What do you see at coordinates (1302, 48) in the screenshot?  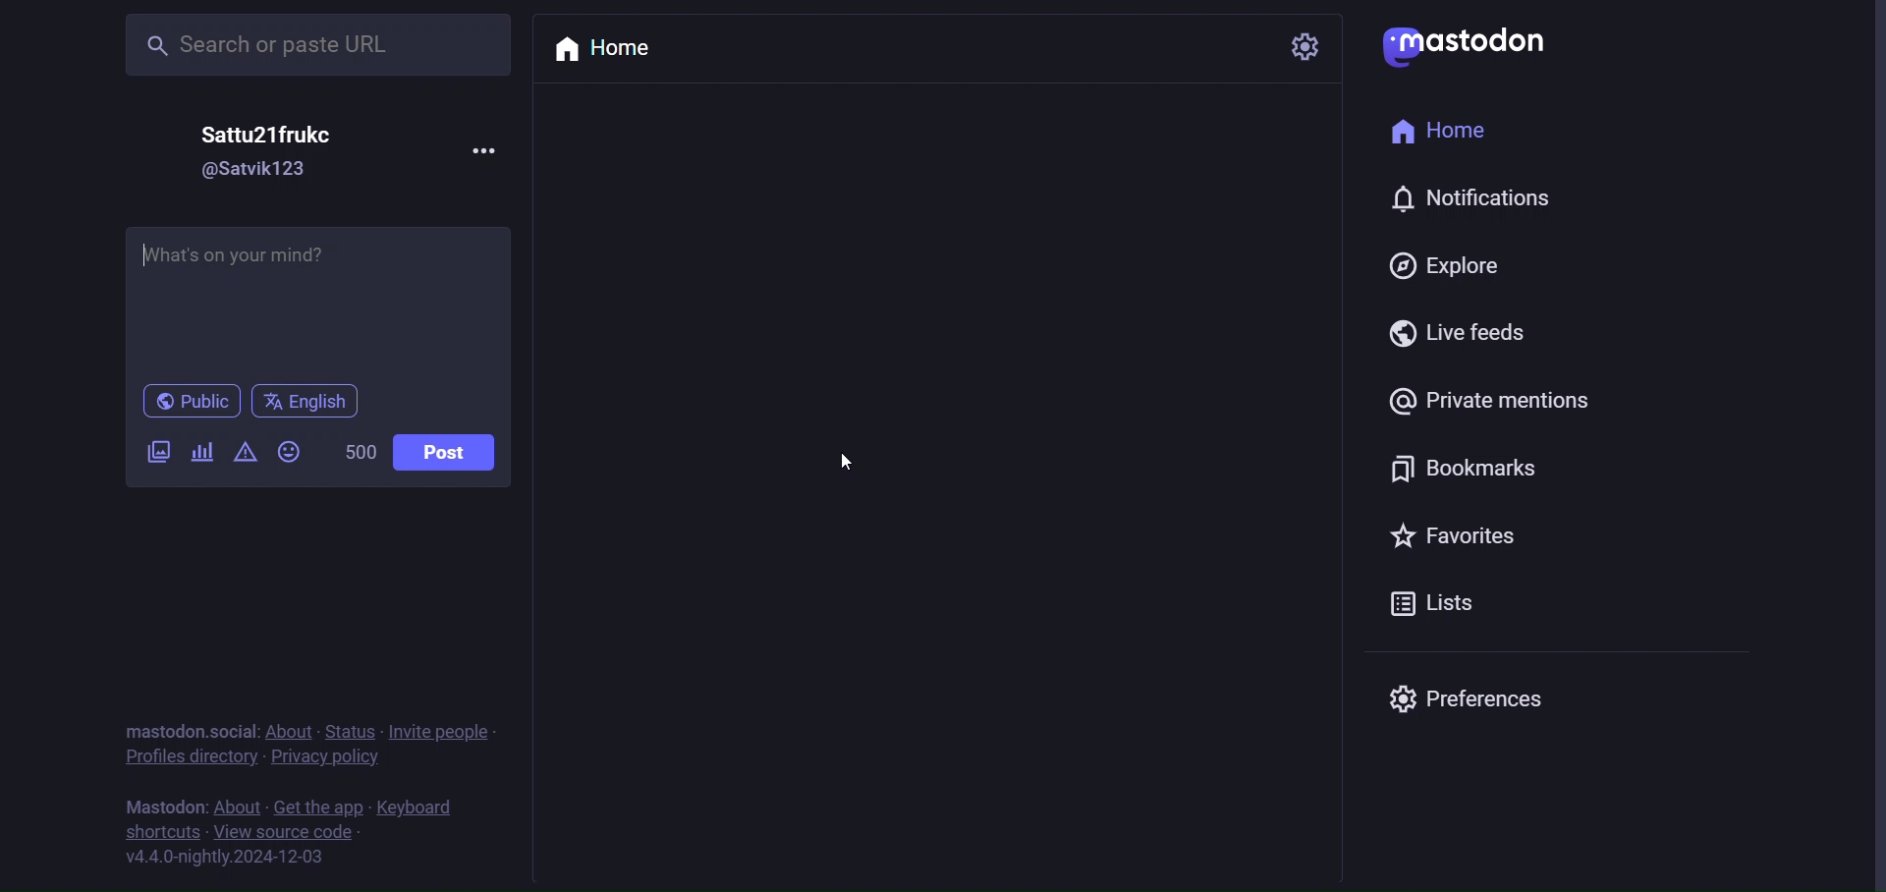 I see `setting` at bounding box center [1302, 48].